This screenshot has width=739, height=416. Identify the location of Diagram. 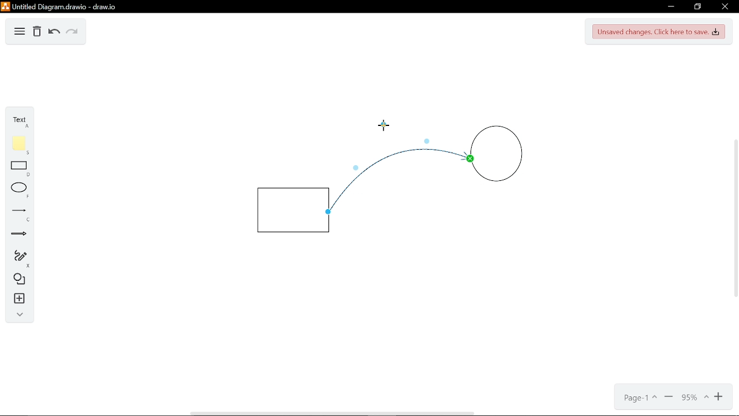
(17, 278).